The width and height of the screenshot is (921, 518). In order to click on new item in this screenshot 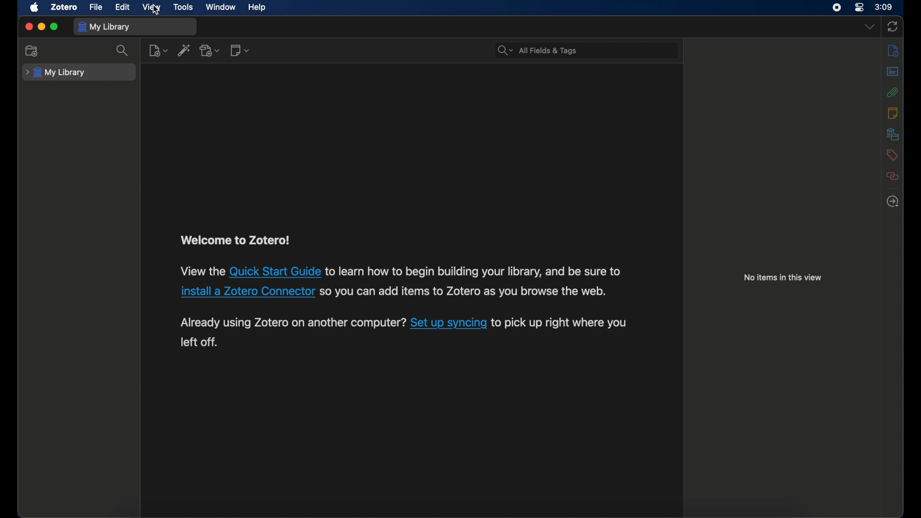, I will do `click(158, 50)`.